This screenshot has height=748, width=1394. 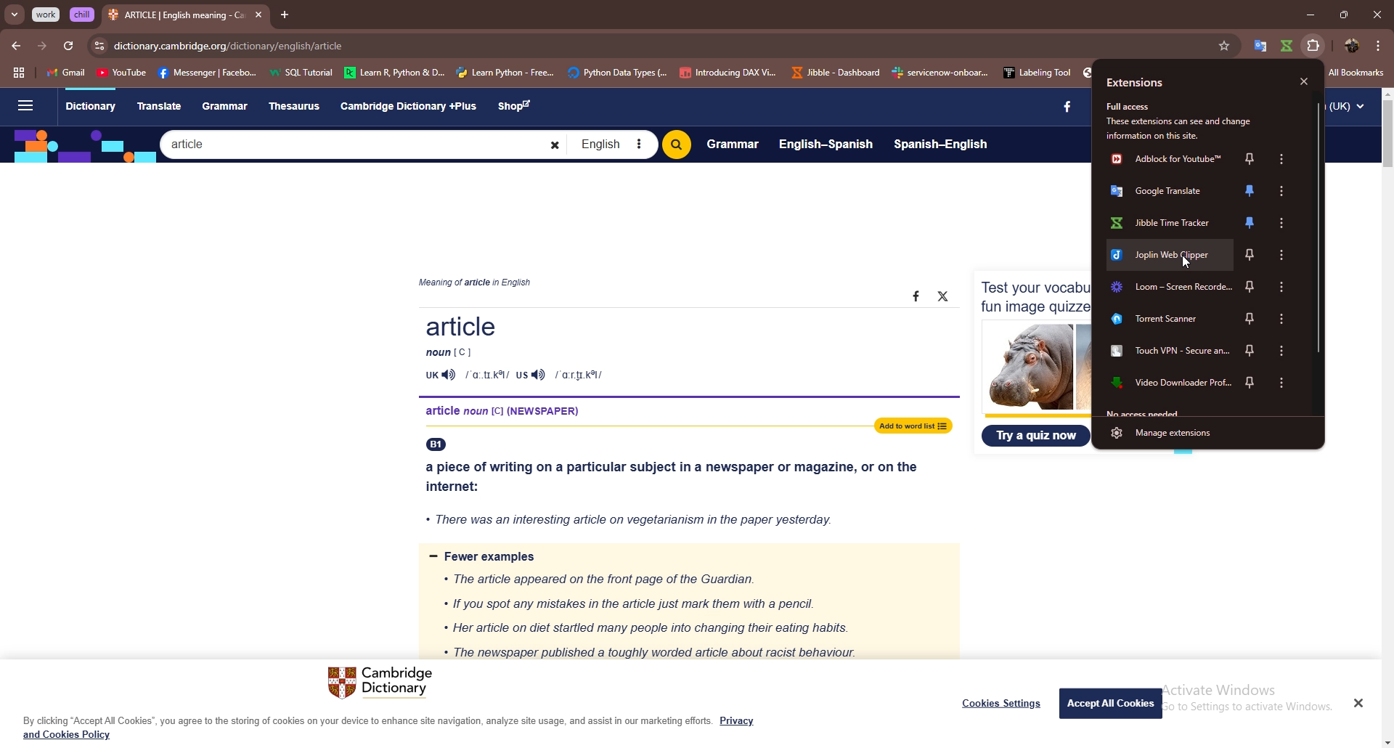 I want to click on tab, so click(x=176, y=17).